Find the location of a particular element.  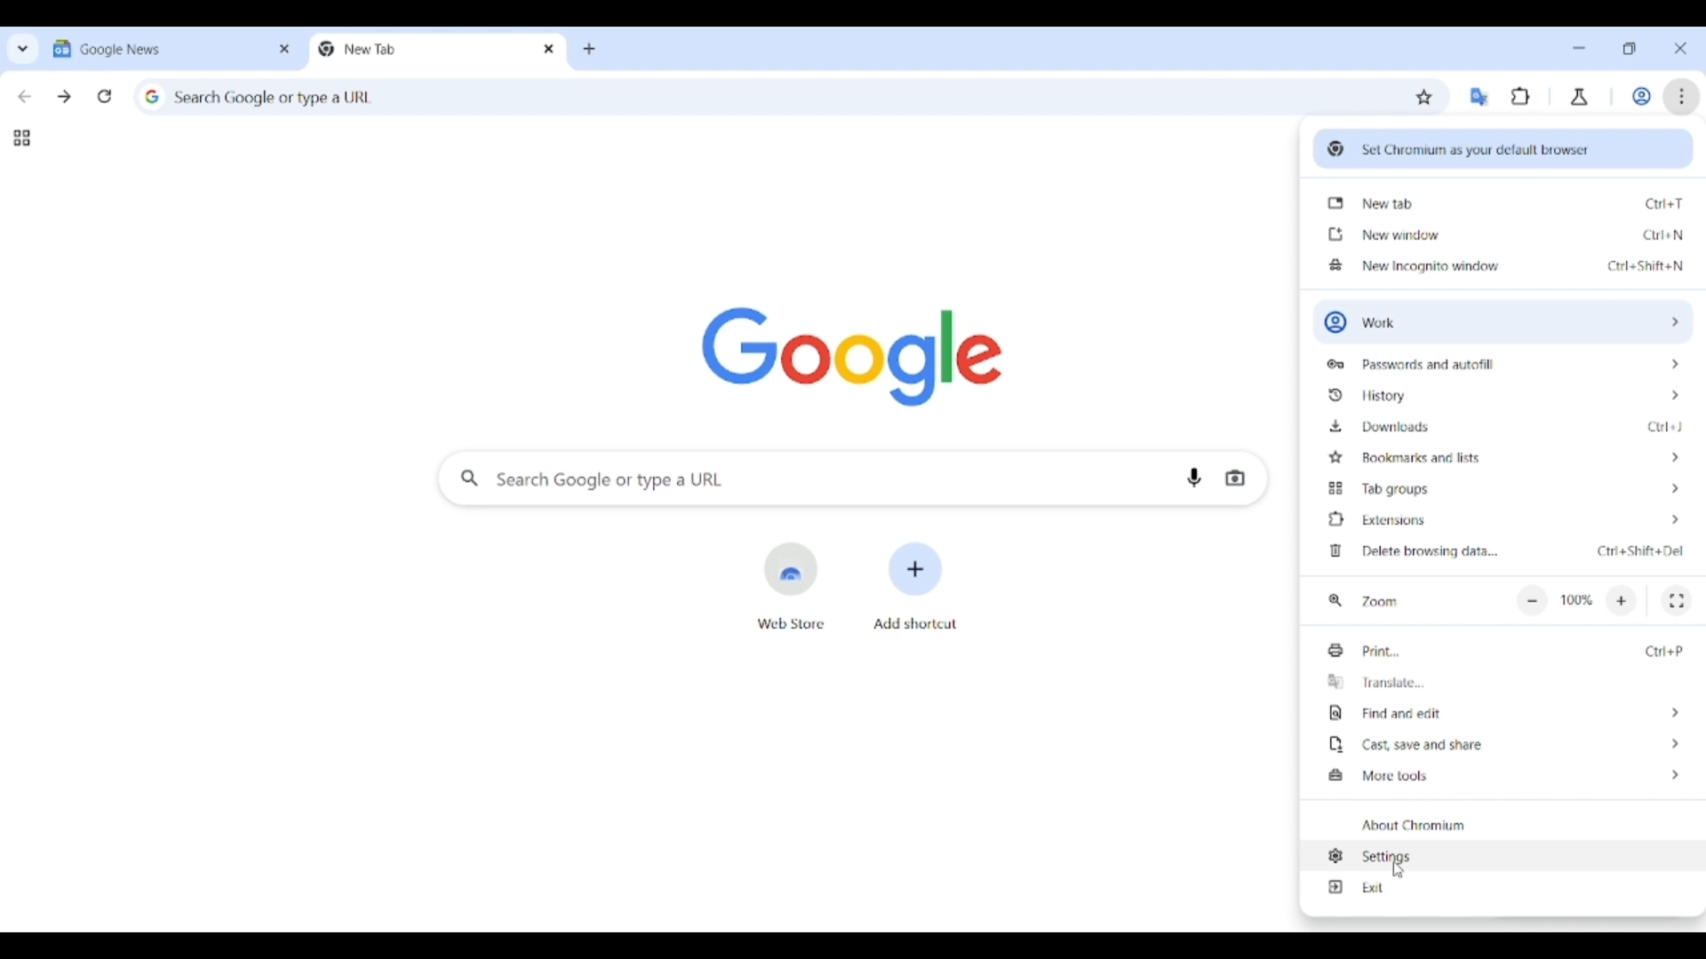

Go back is located at coordinates (24, 97).